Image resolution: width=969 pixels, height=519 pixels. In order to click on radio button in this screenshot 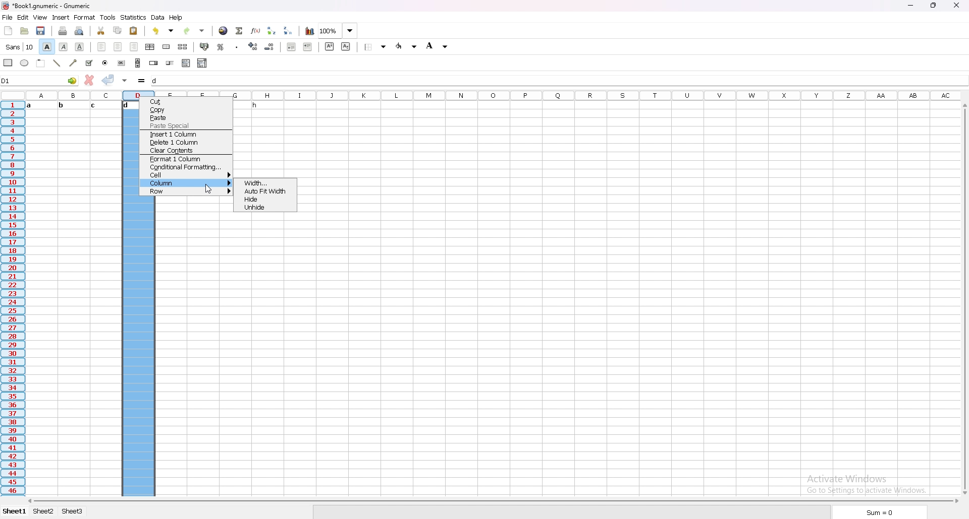, I will do `click(105, 63)`.